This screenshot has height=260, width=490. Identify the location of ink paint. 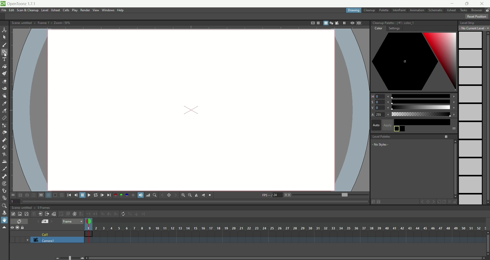
(399, 10).